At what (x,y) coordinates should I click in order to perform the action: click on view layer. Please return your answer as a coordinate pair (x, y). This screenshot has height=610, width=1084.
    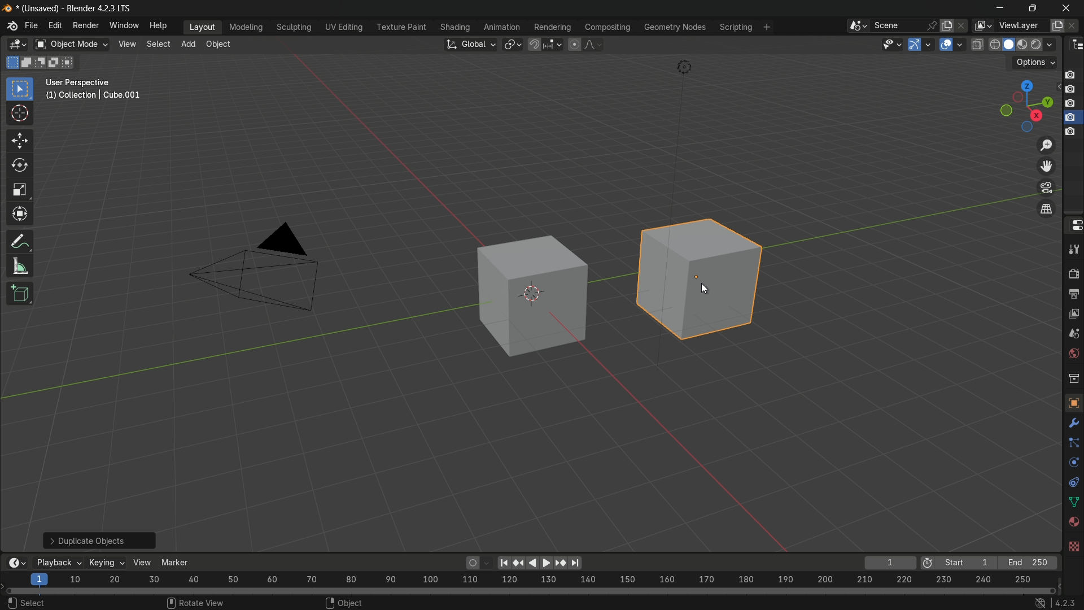
    Looking at the image, I should click on (1073, 312).